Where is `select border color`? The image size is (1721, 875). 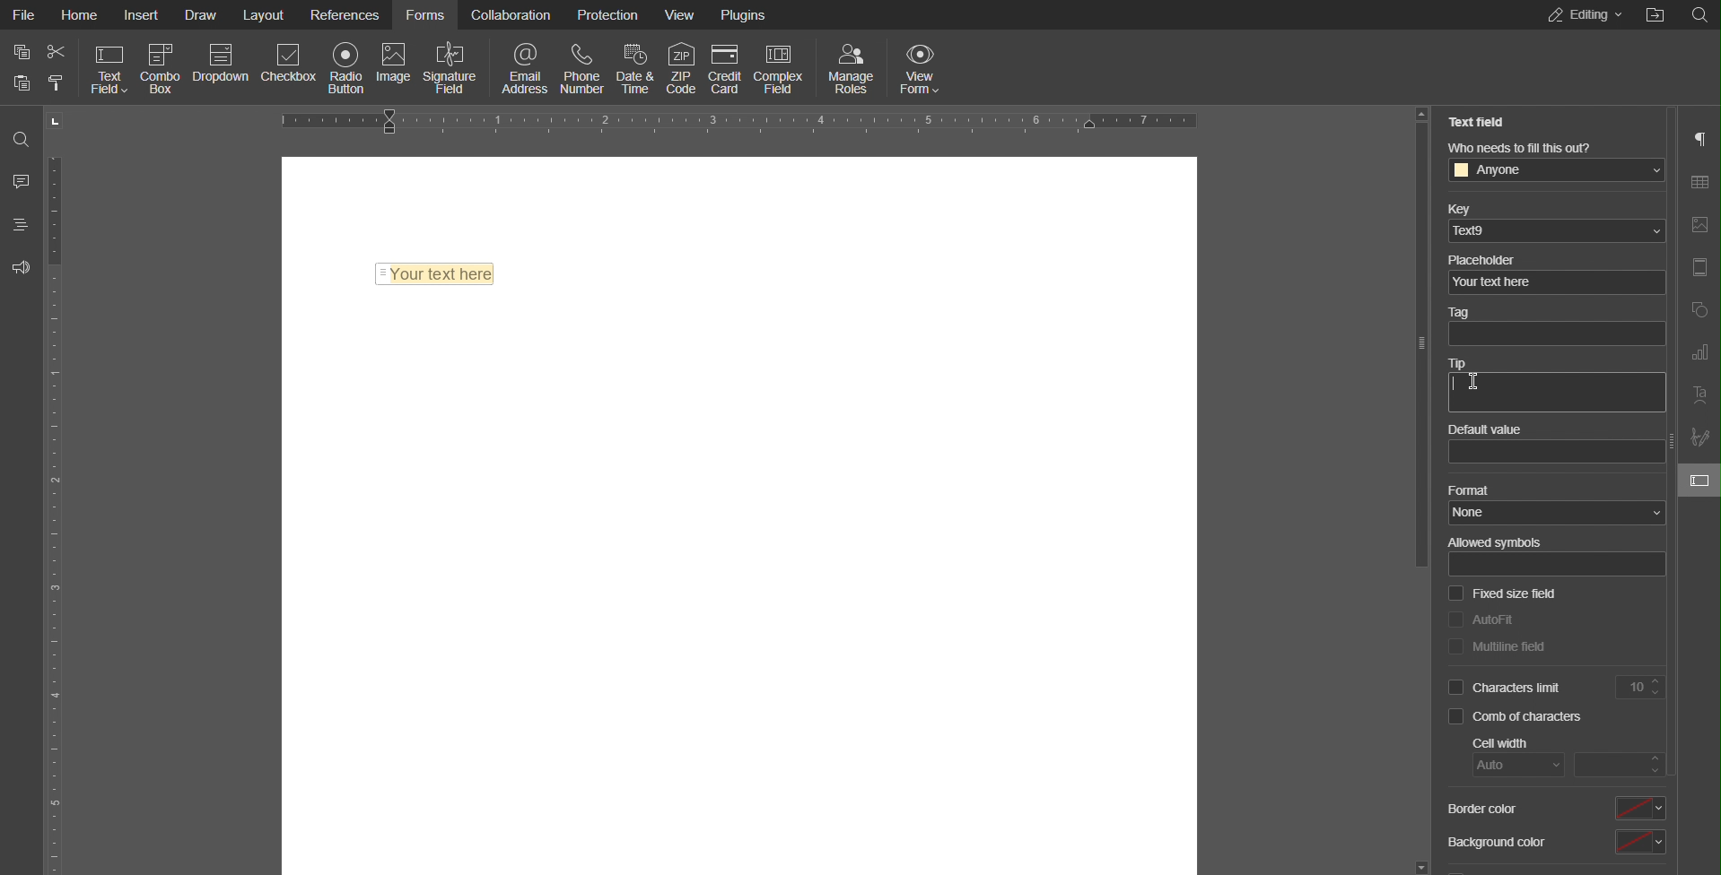
select border color is located at coordinates (1639, 808).